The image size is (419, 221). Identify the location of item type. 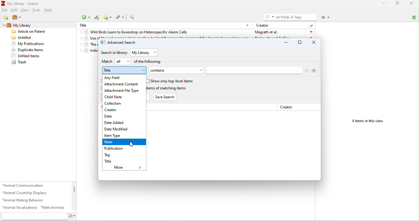
(113, 136).